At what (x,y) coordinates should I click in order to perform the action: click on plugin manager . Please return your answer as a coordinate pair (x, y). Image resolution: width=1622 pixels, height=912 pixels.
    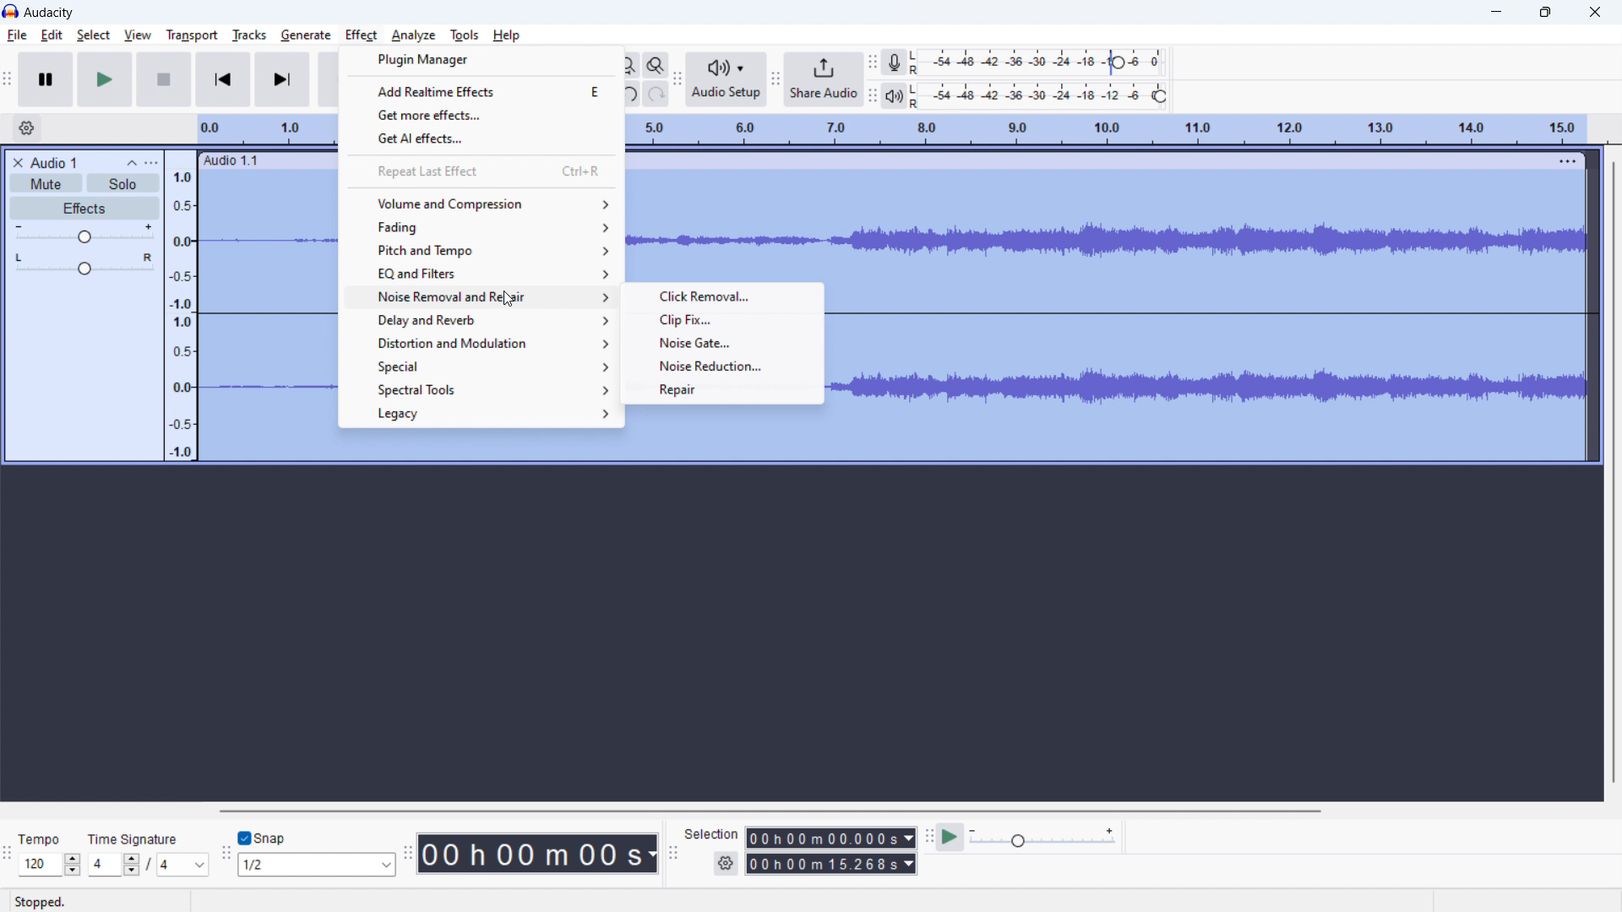
    Looking at the image, I should click on (482, 60).